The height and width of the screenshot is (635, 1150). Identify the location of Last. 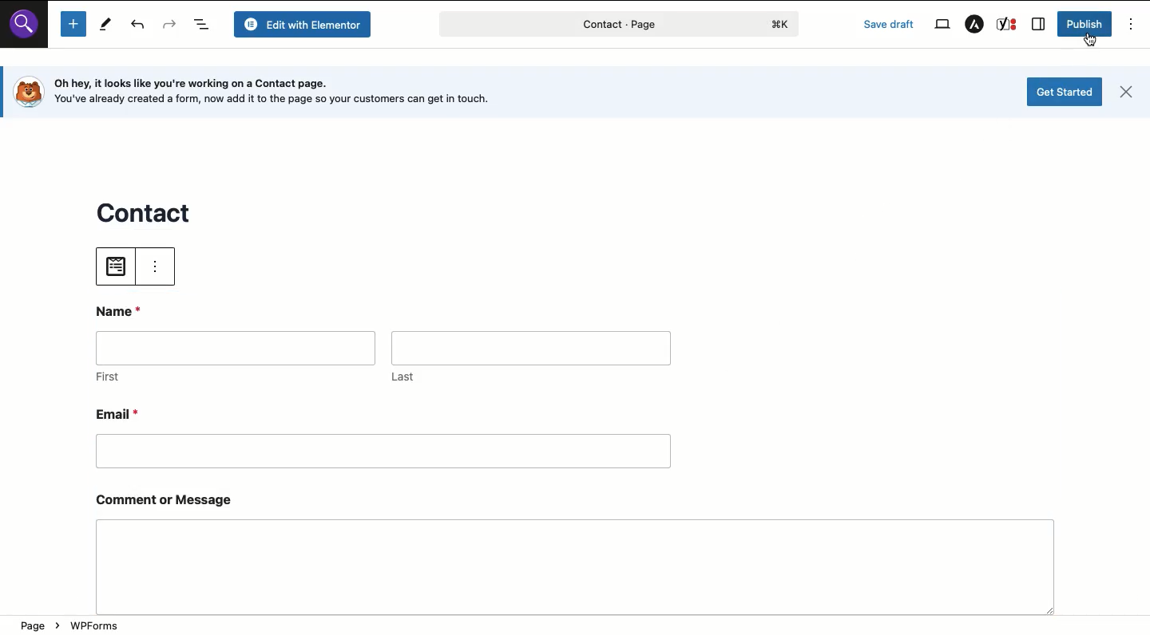
(530, 356).